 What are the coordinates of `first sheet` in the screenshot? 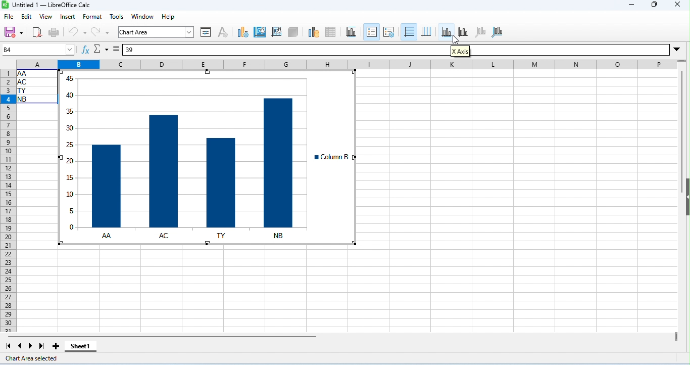 It's located at (10, 346).